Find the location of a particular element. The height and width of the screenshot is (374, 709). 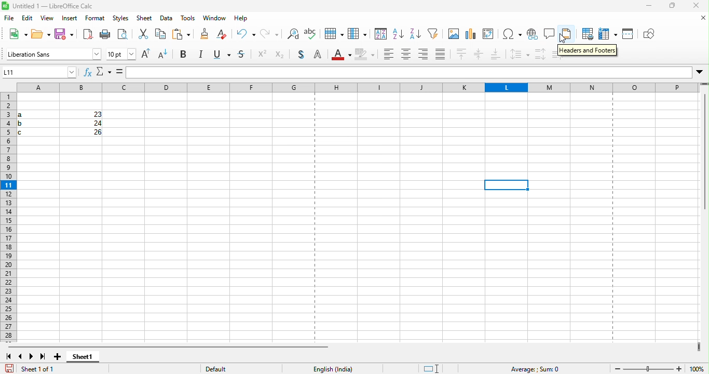

sort ascending is located at coordinates (379, 34).